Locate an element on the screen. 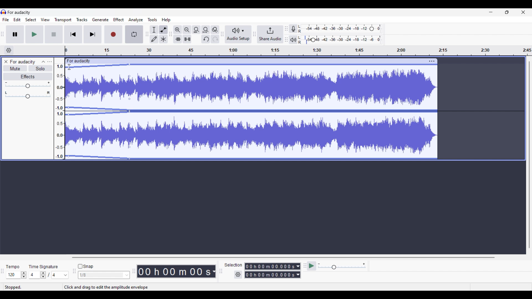 The image size is (532, 299). Effects is located at coordinates (28, 76).